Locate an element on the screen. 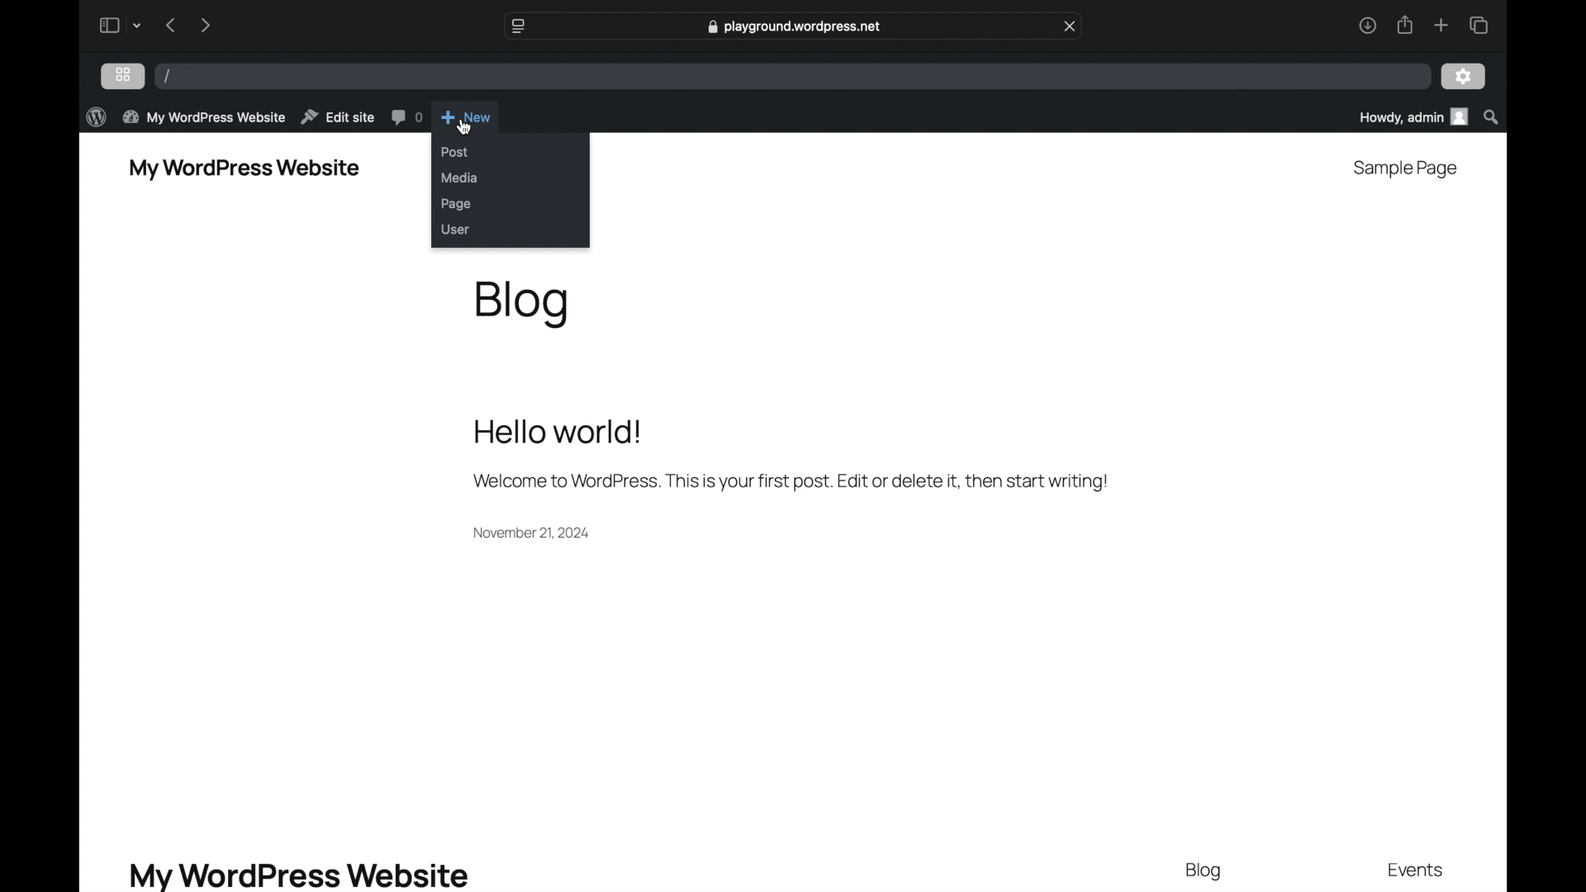  next page is located at coordinates (204, 26).